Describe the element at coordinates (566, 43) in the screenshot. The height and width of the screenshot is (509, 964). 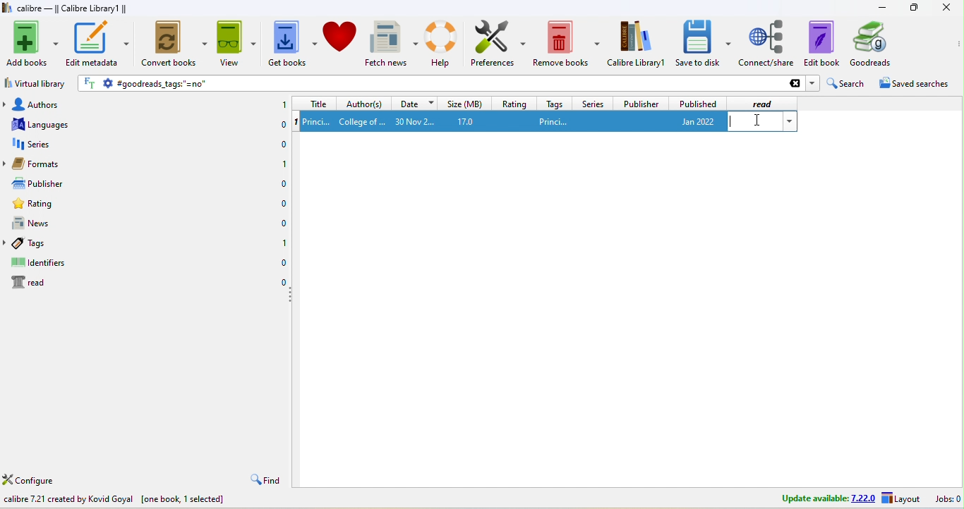
I see `remove books` at that location.